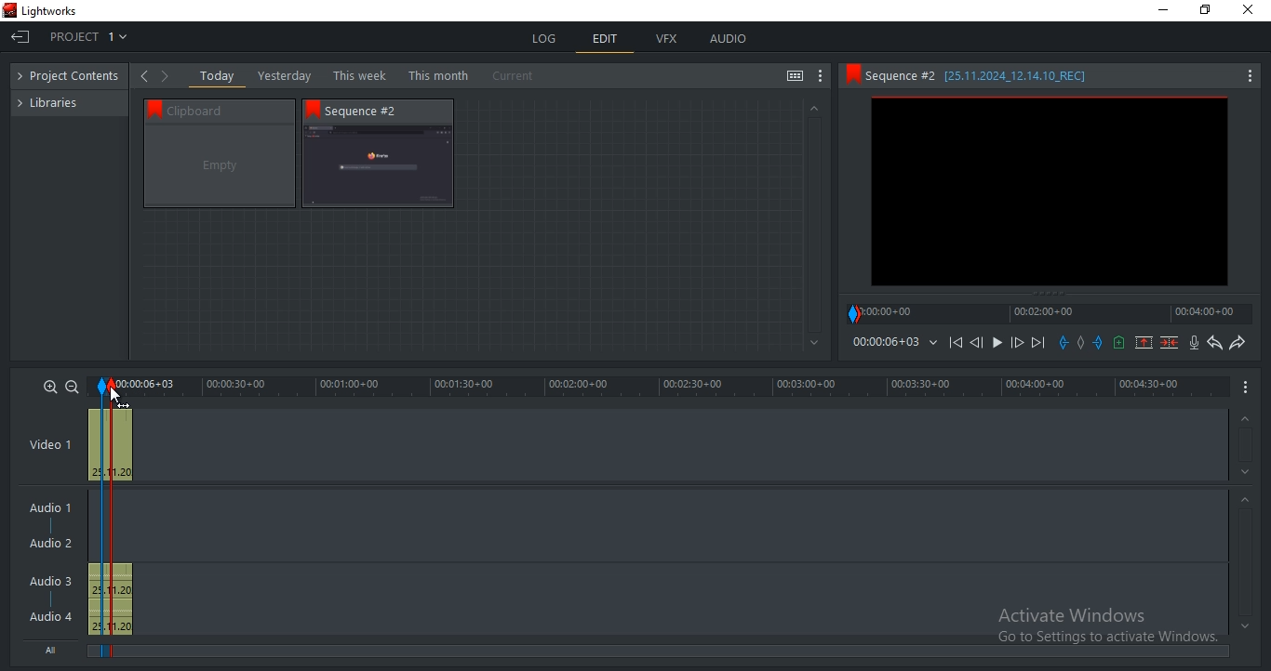 The image size is (1271, 671). Describe the element at coordinates (50, 544) in the screenshot. I see `Audio 2` at that location.